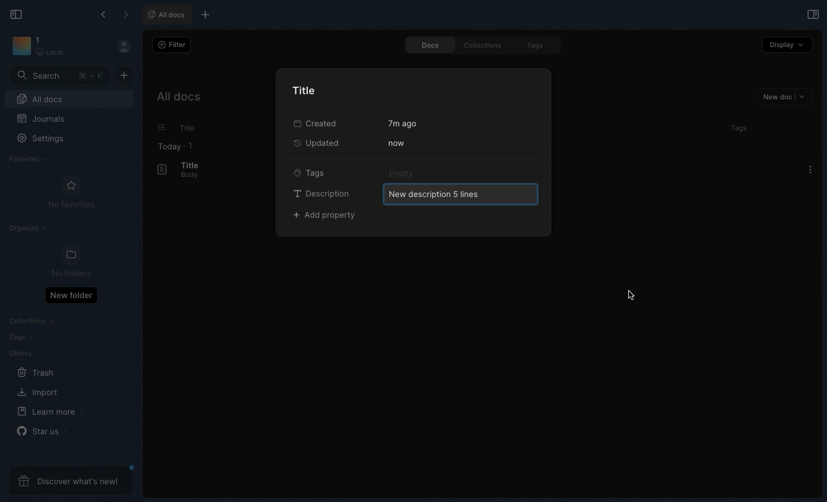  What do you see at coordinates (537, 46) in the screenshot?
I see `Tags` at bounding box center [537, 46].